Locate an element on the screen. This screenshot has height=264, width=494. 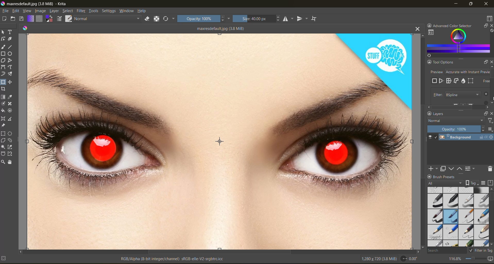
horizontal mirror tool is located at coordinates (289, 19).